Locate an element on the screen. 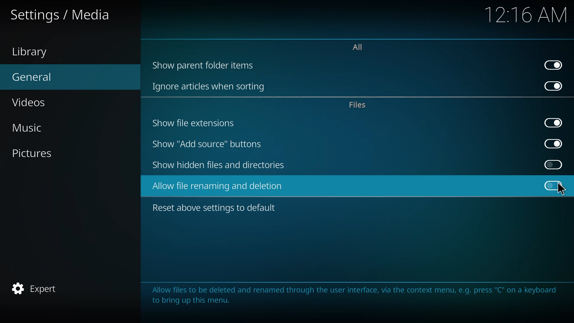 This screenshot has height=323, width=574. Allow files to be deleted and renamed through the user interface, via the context menu, e.g. press "C" on a keyboard
to bring up this menu. is located at coordinates (354, 295).